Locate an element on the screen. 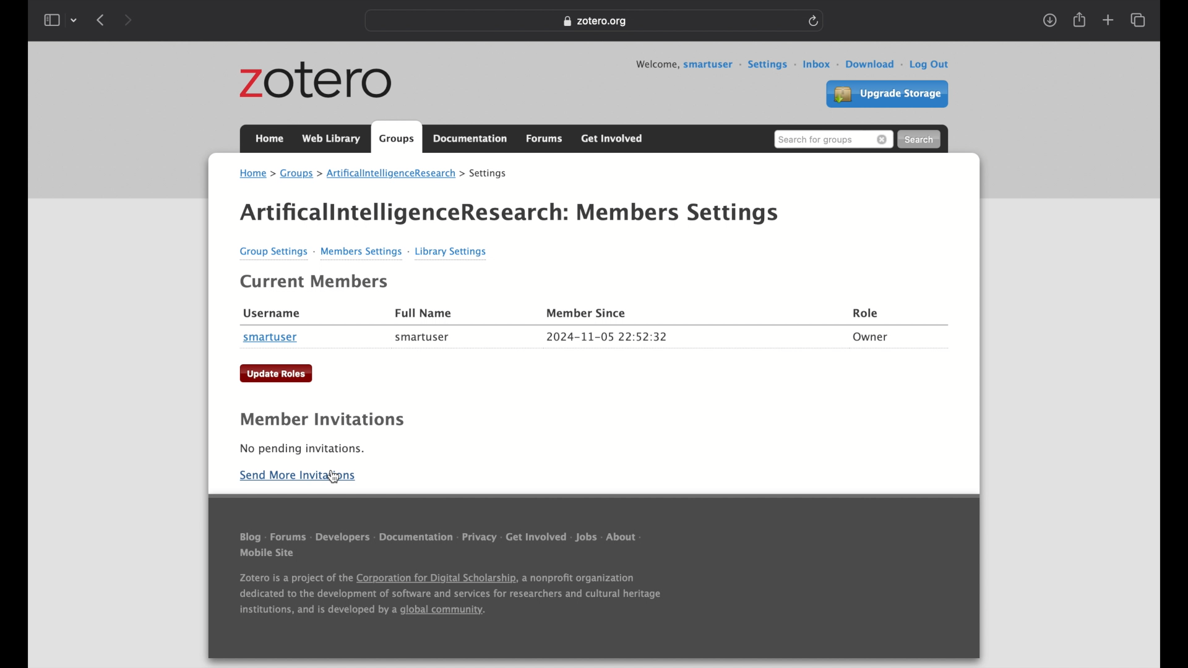 The height and width of the screenshot is (668, 1188). share tab is located at coordinates (1080, 20).